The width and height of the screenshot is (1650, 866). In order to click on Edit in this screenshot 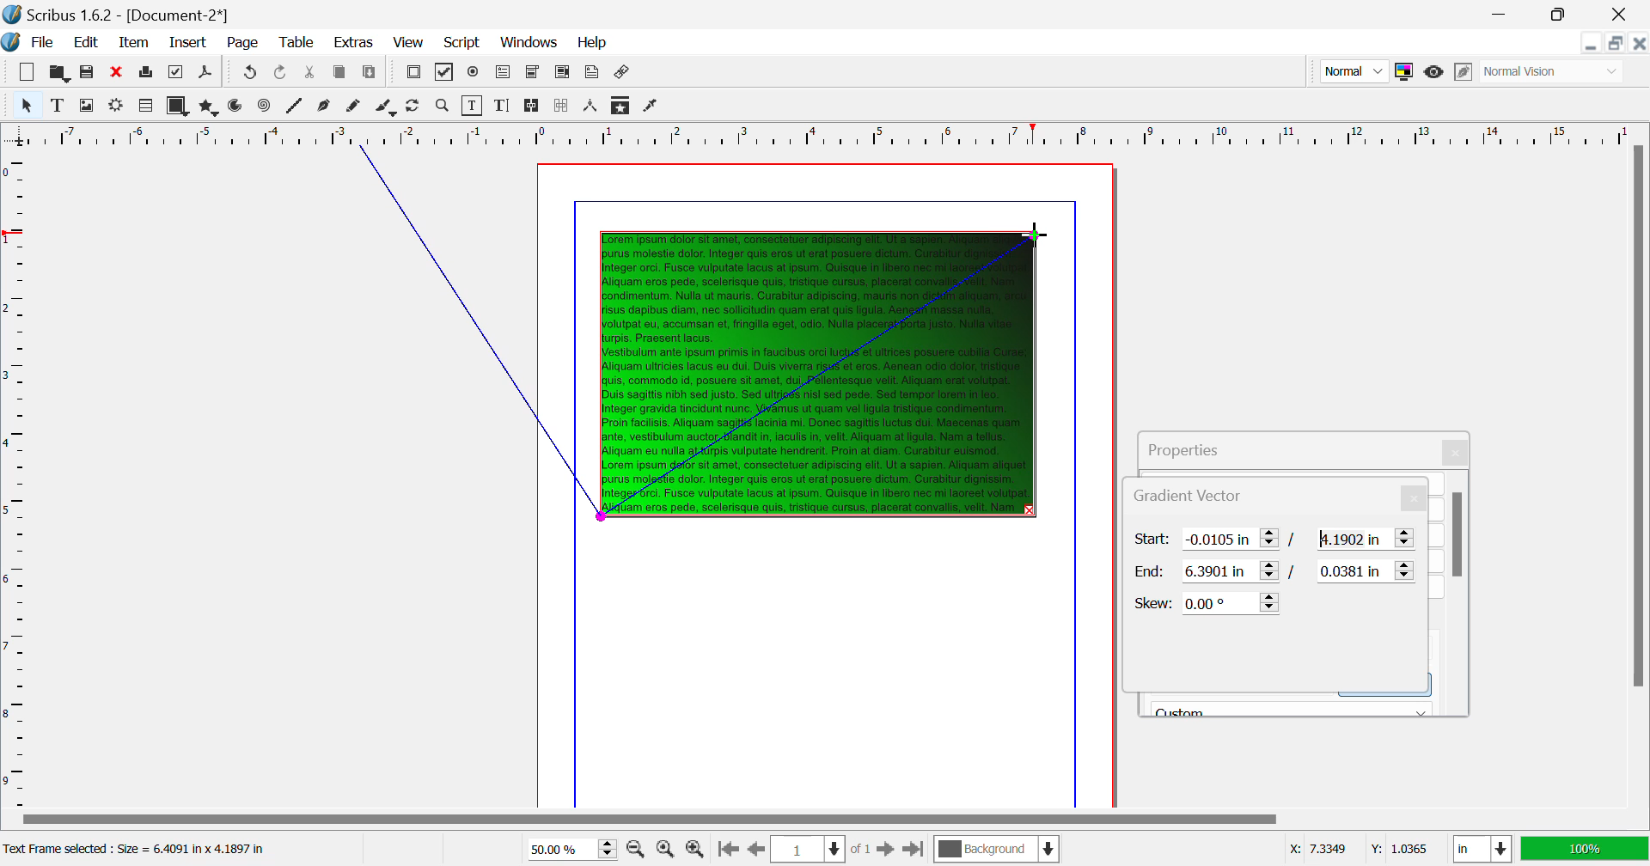, I will do `click(82, 43)`.